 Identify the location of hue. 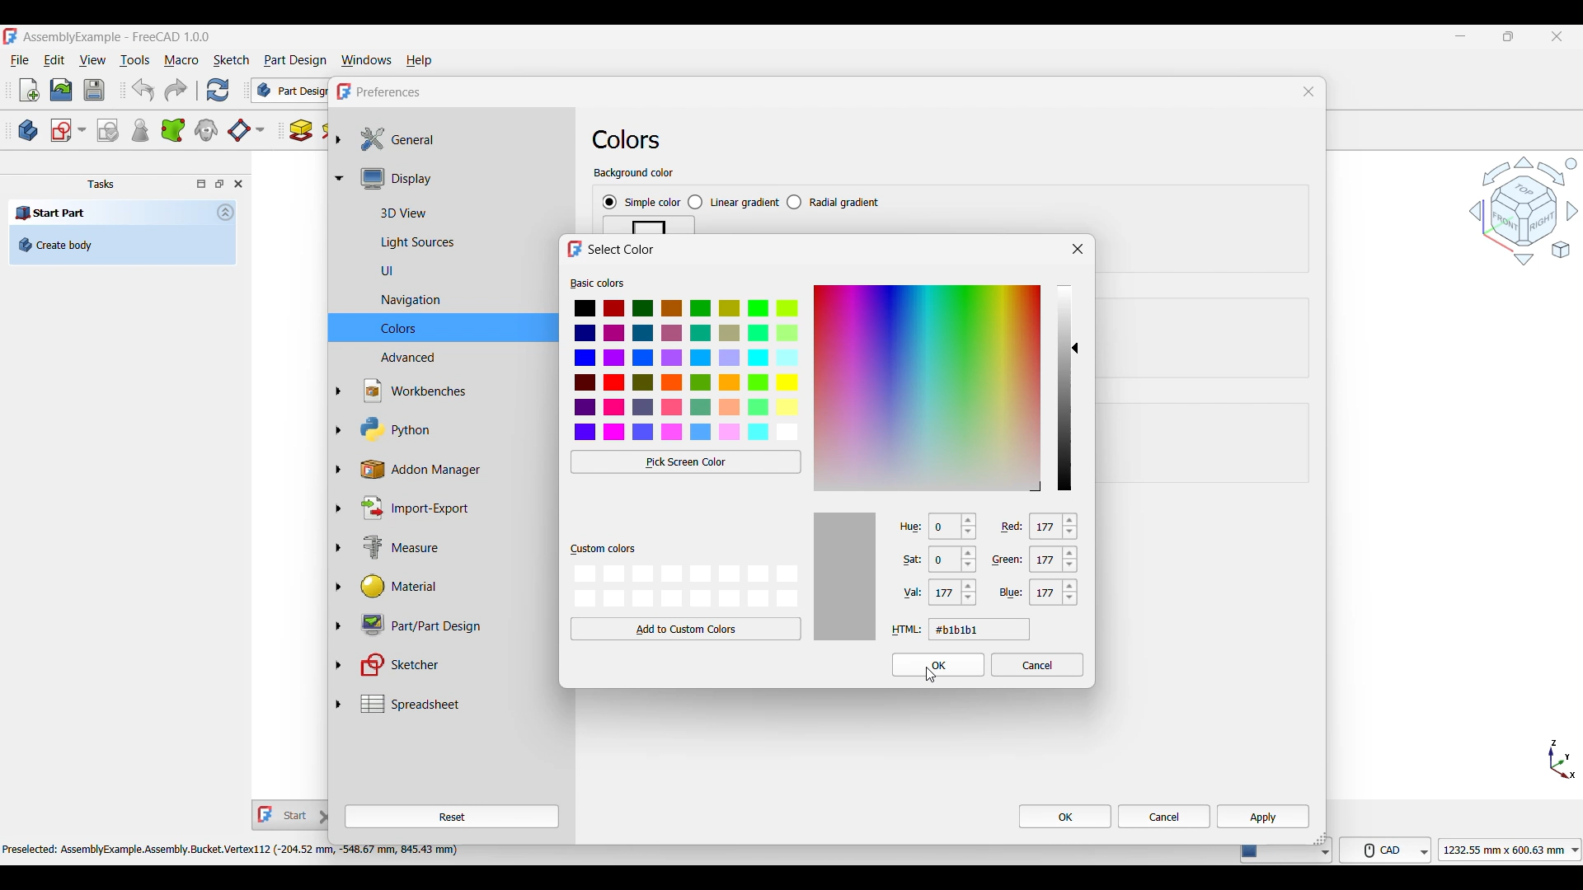
(906, 526).